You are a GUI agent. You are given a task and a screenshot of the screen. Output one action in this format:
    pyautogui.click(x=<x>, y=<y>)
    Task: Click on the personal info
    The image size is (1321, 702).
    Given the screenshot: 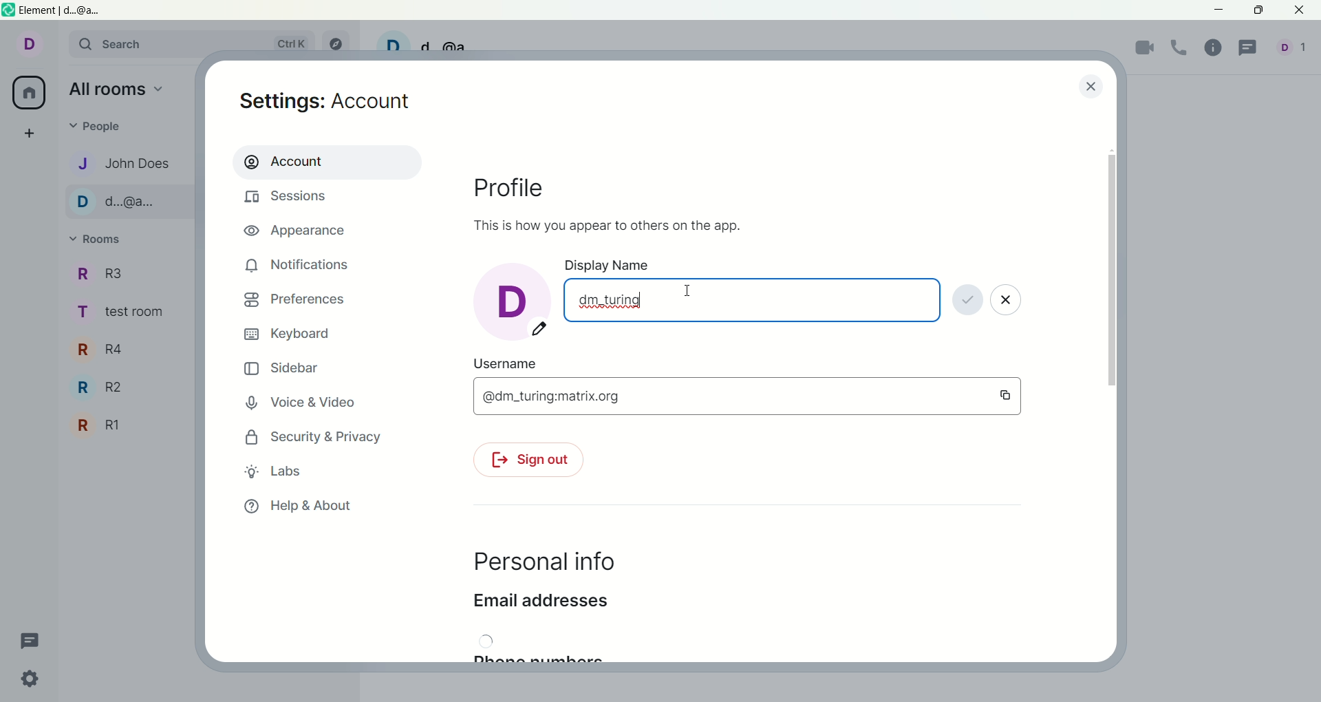 What is the action you would take?
    pyautogui.click(x=542, y=563)
    